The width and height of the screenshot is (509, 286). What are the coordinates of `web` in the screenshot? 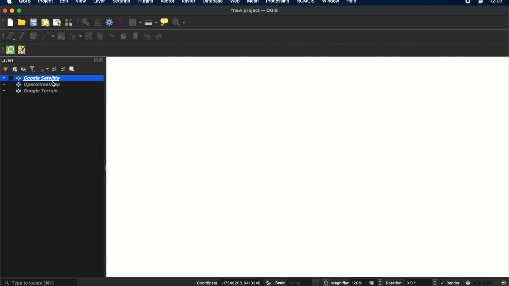 It's located at (235, 2).